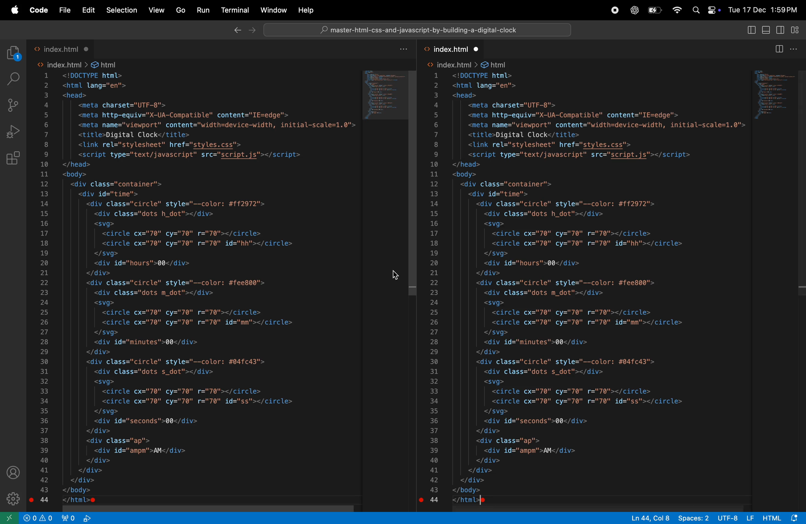 This screenshot has height=524, width=806. What do you see at coordinates (694, 11) in the screenshot?
I see `Spotlight` at bounding box center [694, 11].